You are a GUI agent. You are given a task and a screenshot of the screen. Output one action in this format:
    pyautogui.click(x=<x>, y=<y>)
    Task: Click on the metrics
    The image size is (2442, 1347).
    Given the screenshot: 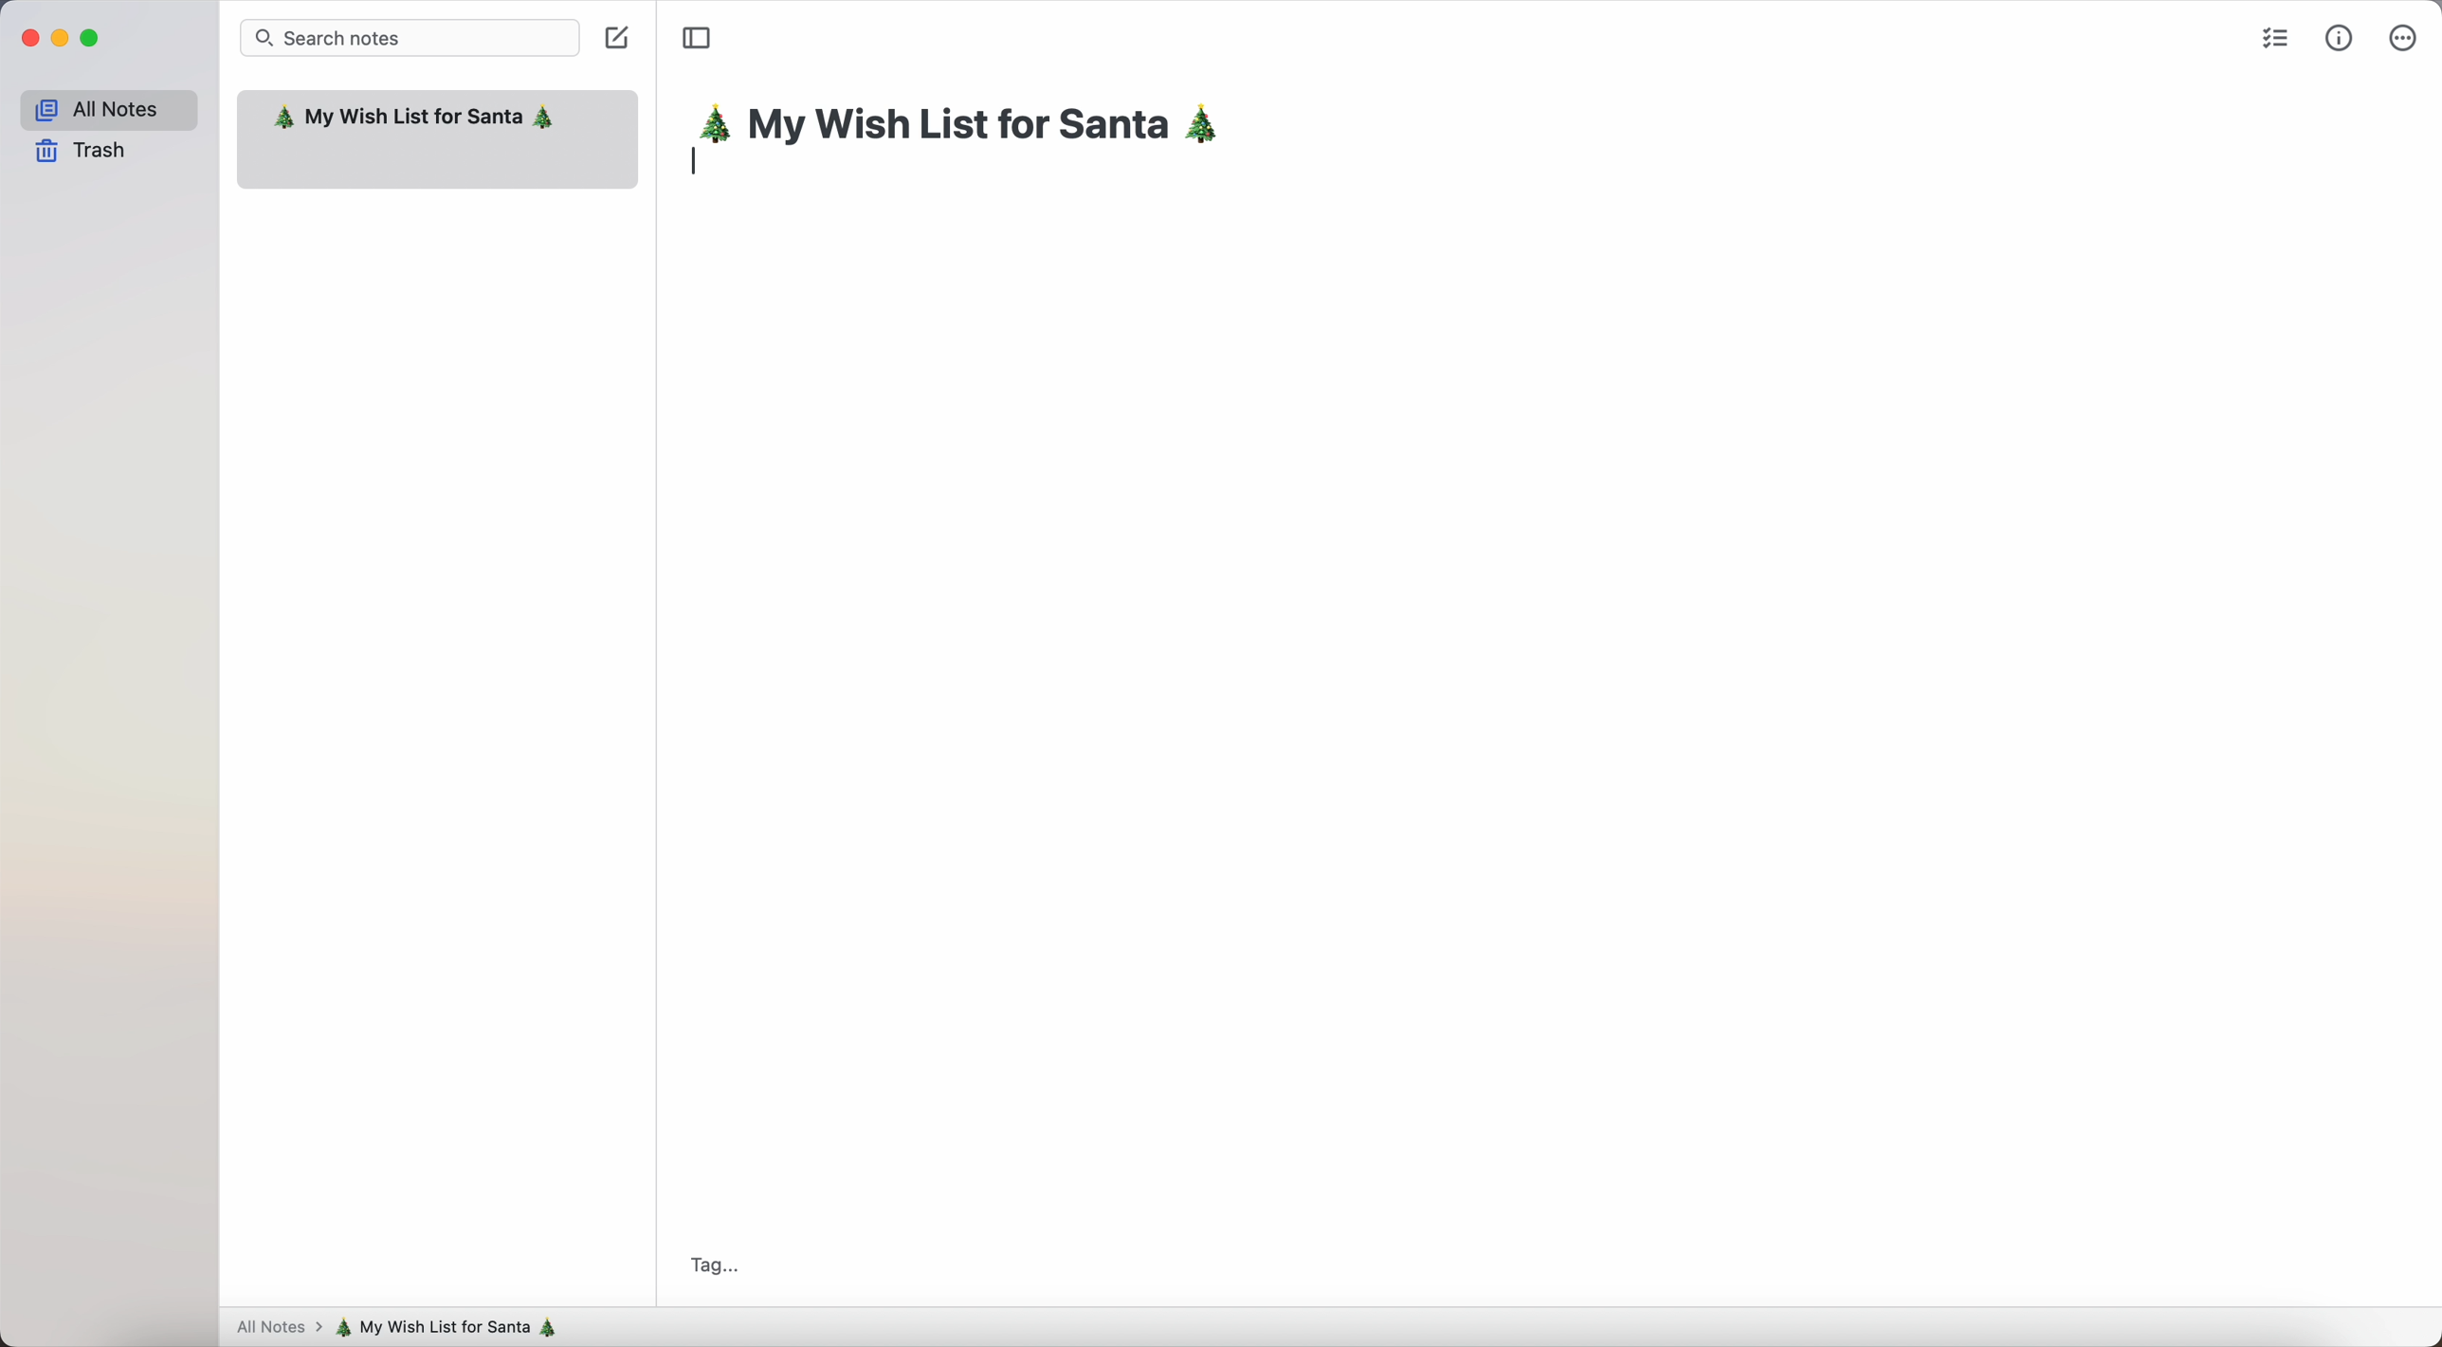 What is the action you would take?
    pyautogui.click(x=2340, y=37)
    